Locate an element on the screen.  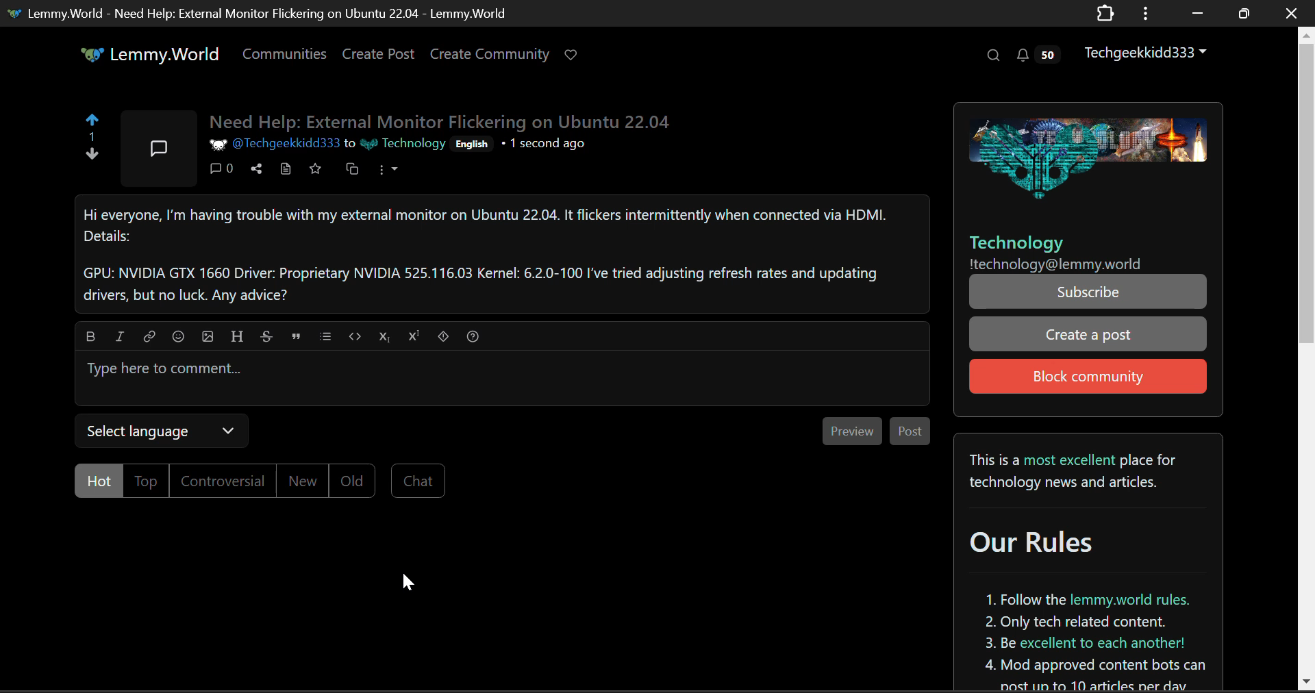
Share is located at coordinates (258, 170).